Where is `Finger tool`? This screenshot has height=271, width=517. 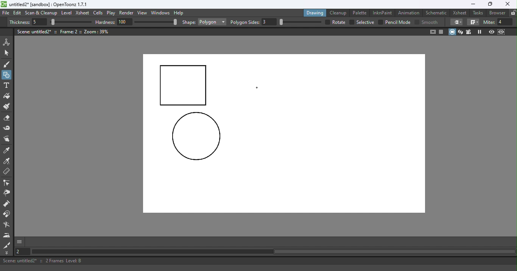
Finger tool is located at coordinates (7, 140).